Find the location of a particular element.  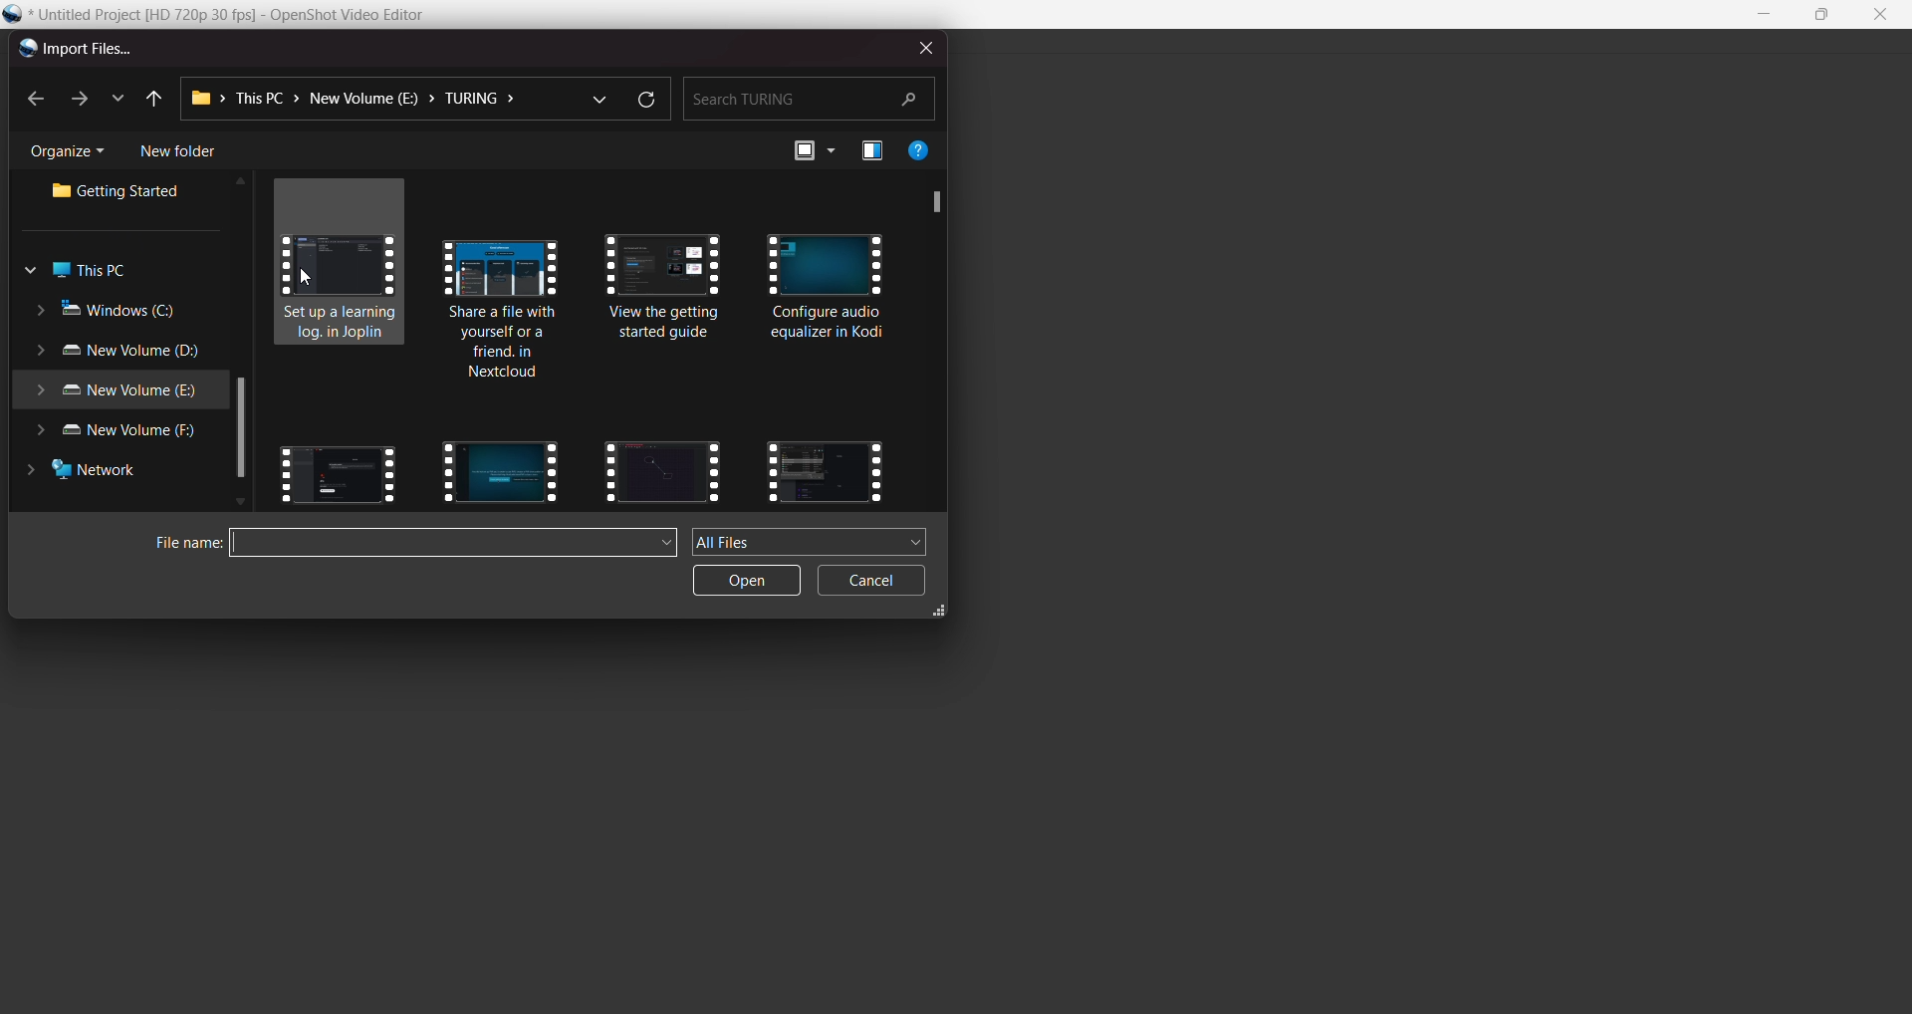

view is located at coordinates (814, 150).